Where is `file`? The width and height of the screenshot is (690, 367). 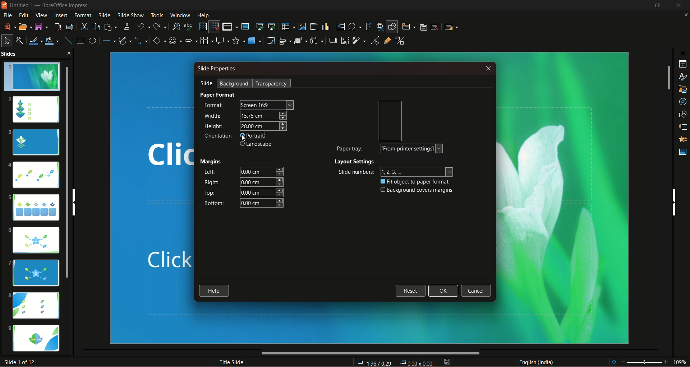 file is located at coordinates (8, 15).